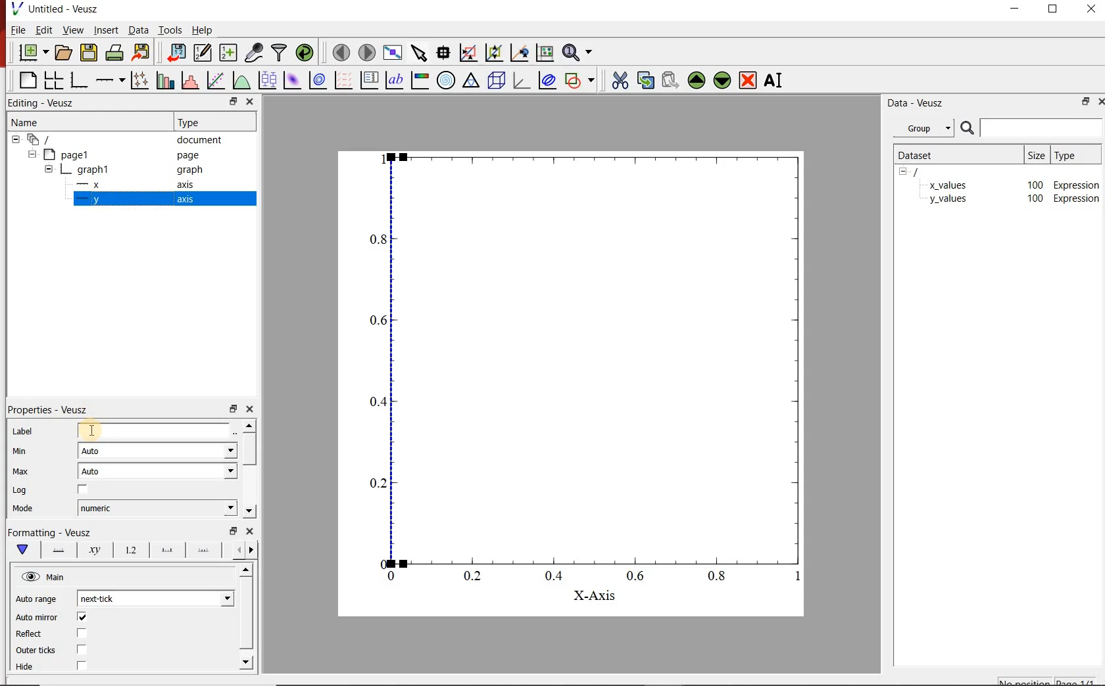  Describe the element at coordinates (775, 82) in the screenshot. I see `rename the selected widget` at that location.